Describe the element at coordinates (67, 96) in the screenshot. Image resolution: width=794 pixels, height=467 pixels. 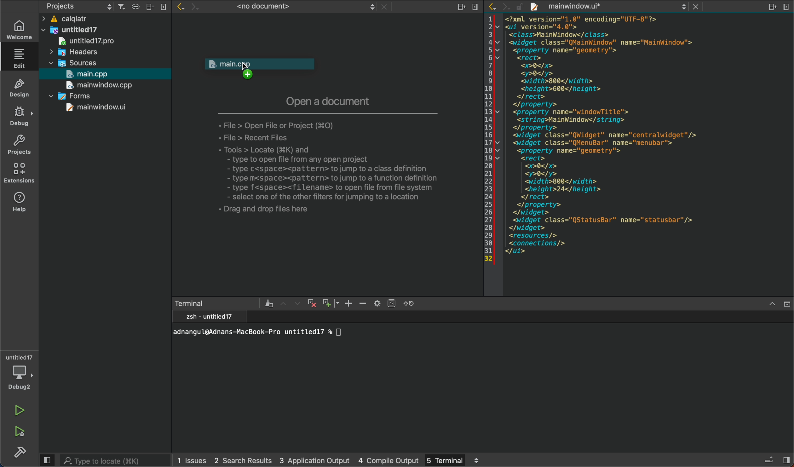
I see `forms` at that location.